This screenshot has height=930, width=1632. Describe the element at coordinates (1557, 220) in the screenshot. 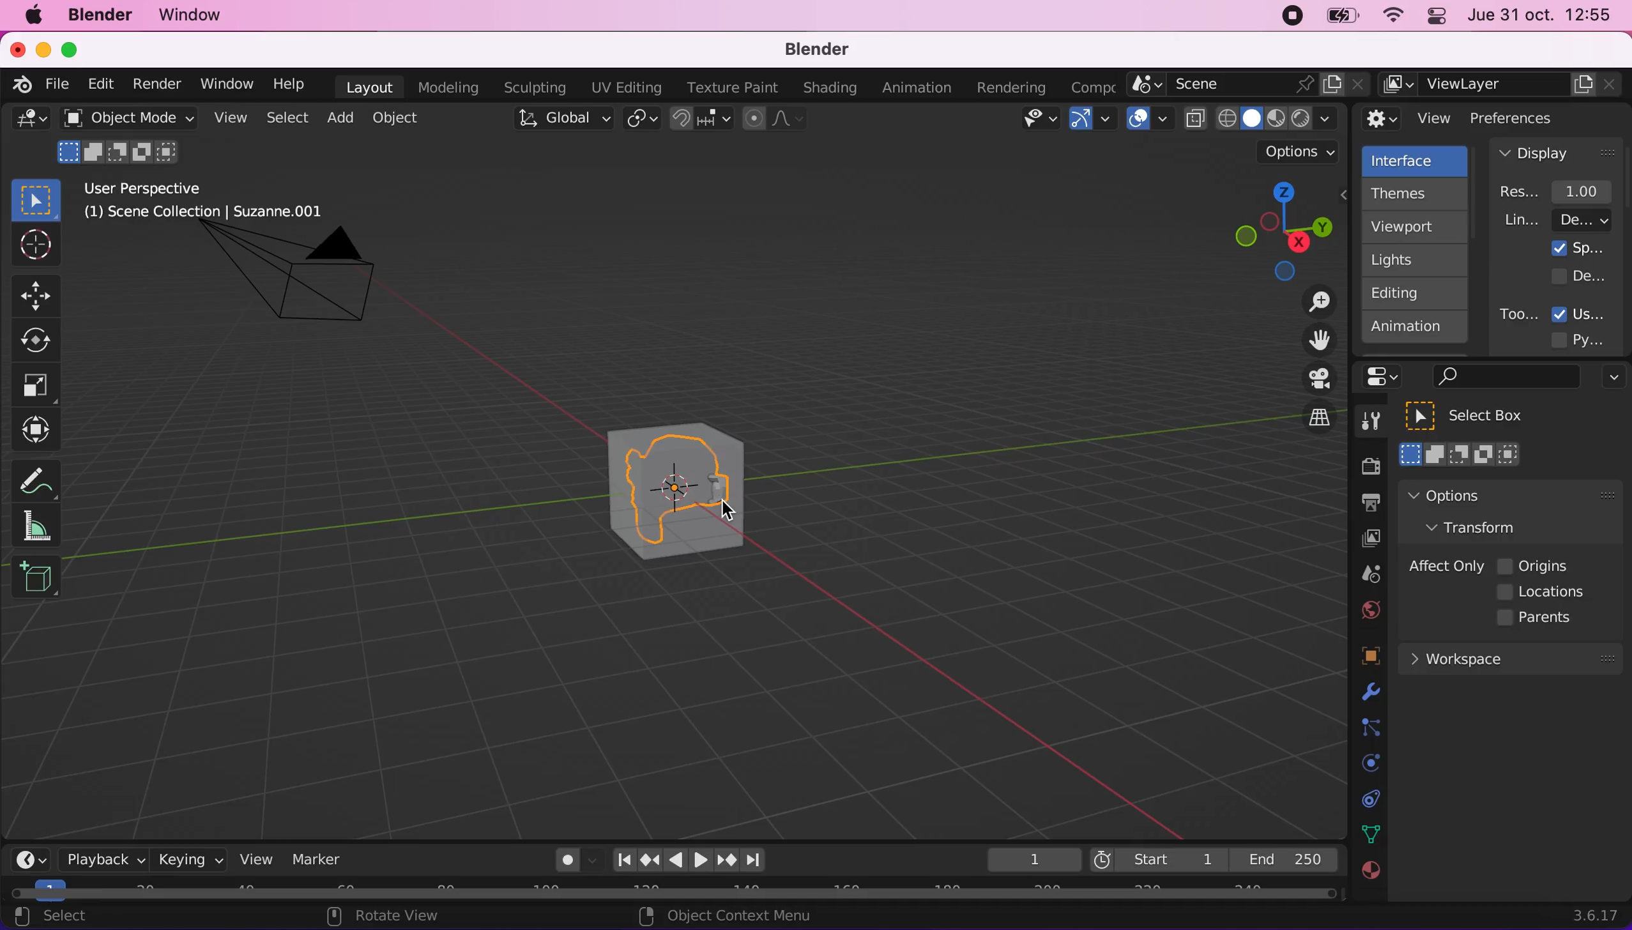

I see `line width` at that location.